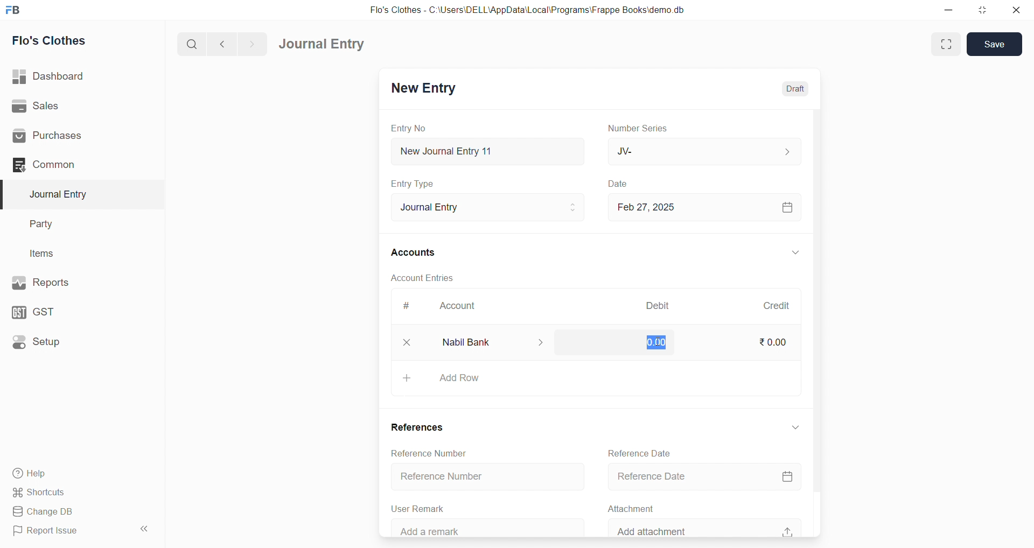 The height and width of the screenshot is (548, 1034). What do you see at coordinates (485, 527) in the screenshot?
I see `Add a remark` at bounding box center [485, 527].